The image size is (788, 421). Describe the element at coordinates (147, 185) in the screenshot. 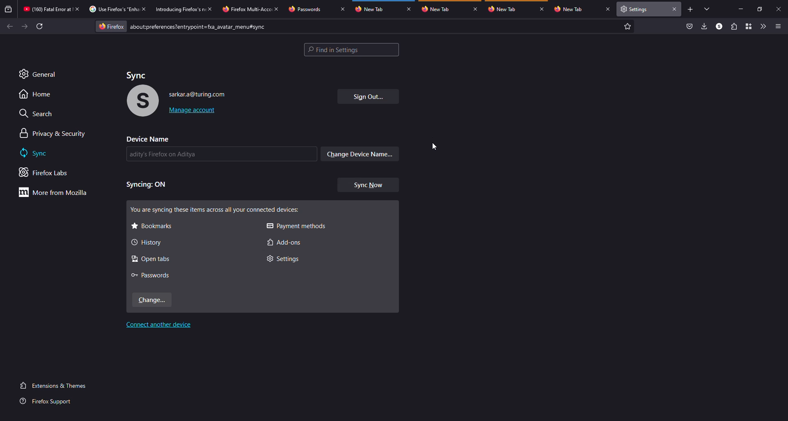

I see `syncing on` at that location.